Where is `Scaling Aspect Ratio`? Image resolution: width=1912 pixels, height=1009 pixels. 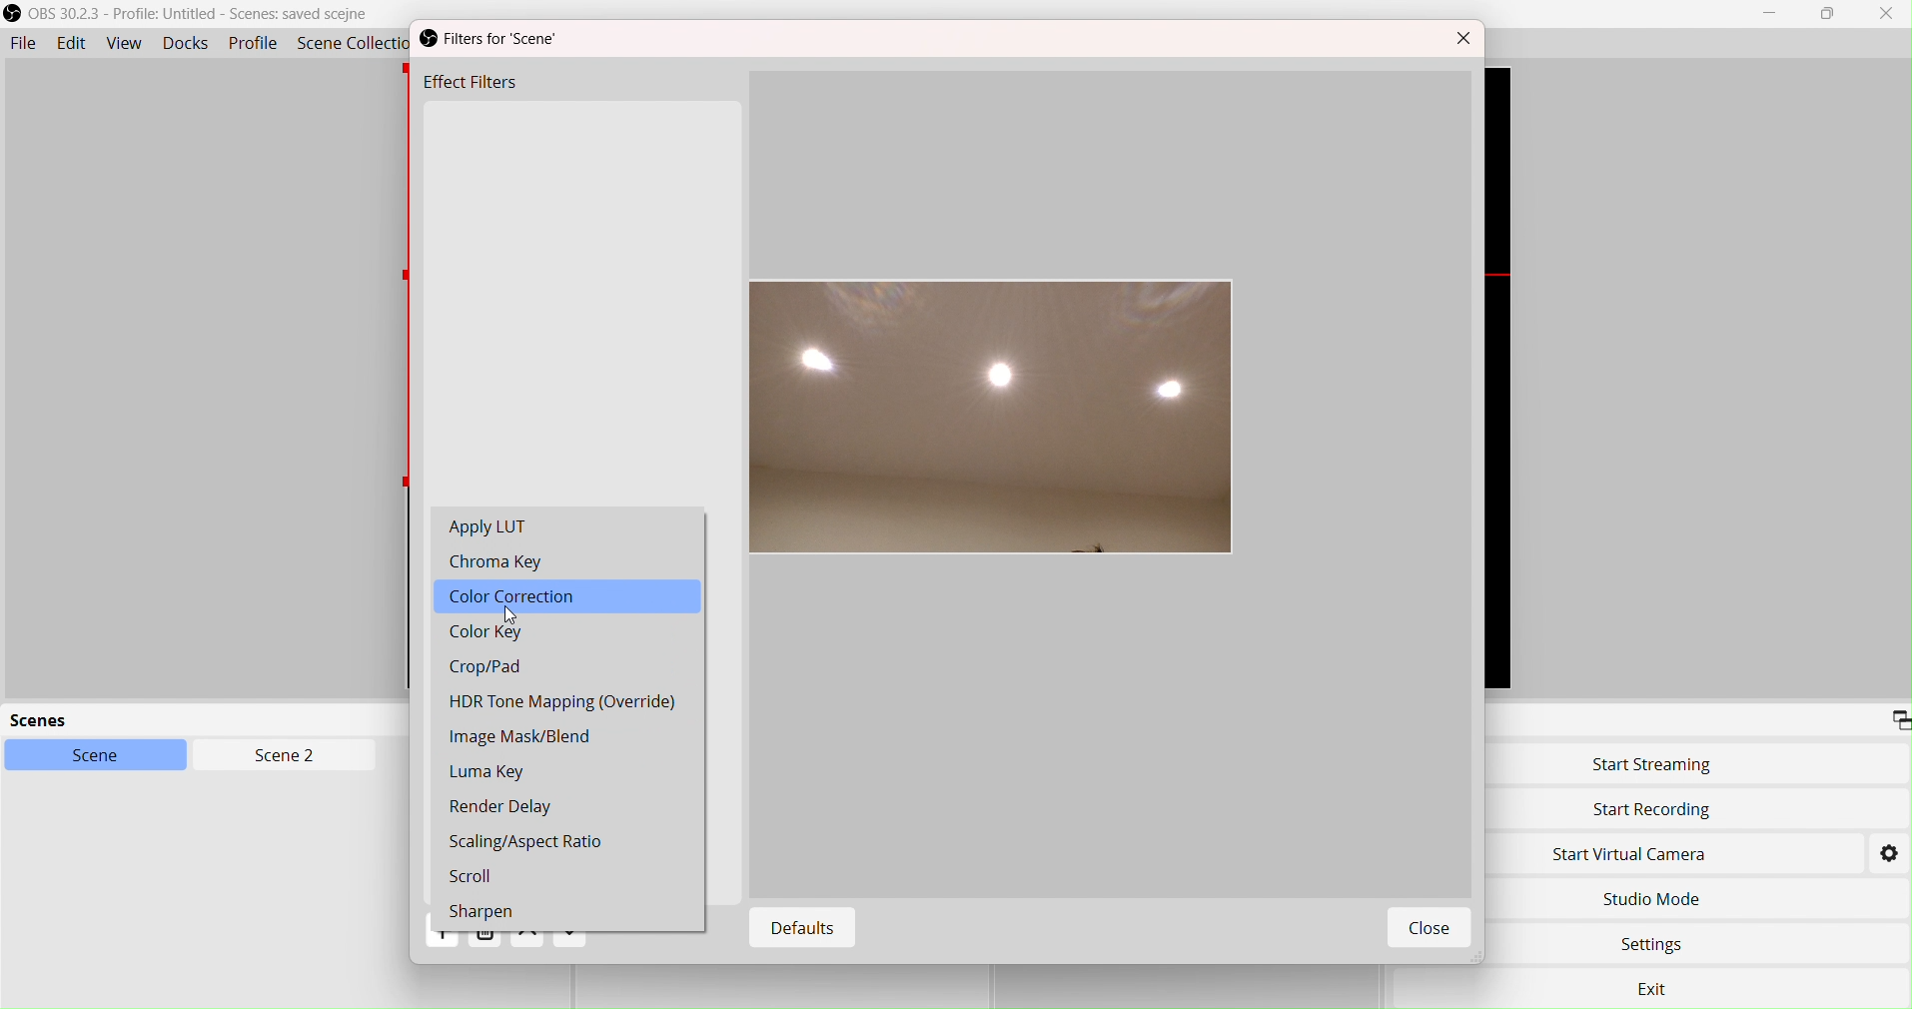 Scaling Aspect Ratio is located at coordinates (529, 840).